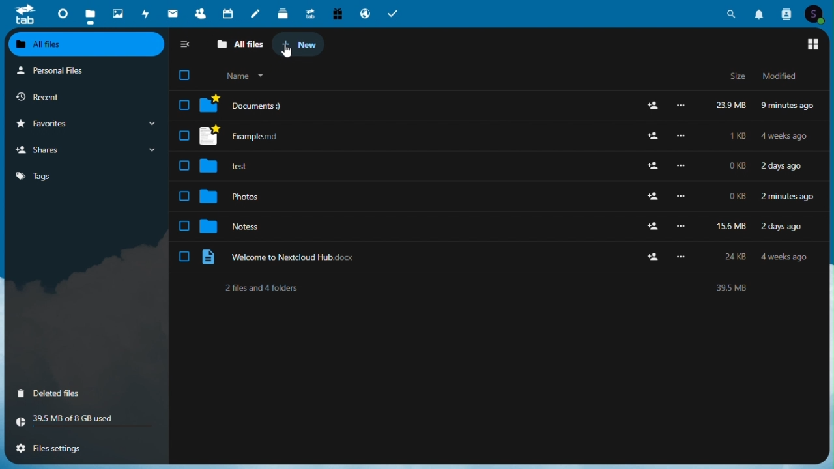  What do you see at coordinates (814, 47) in the screenshot?
I see `` at bounding box center [814, 47].